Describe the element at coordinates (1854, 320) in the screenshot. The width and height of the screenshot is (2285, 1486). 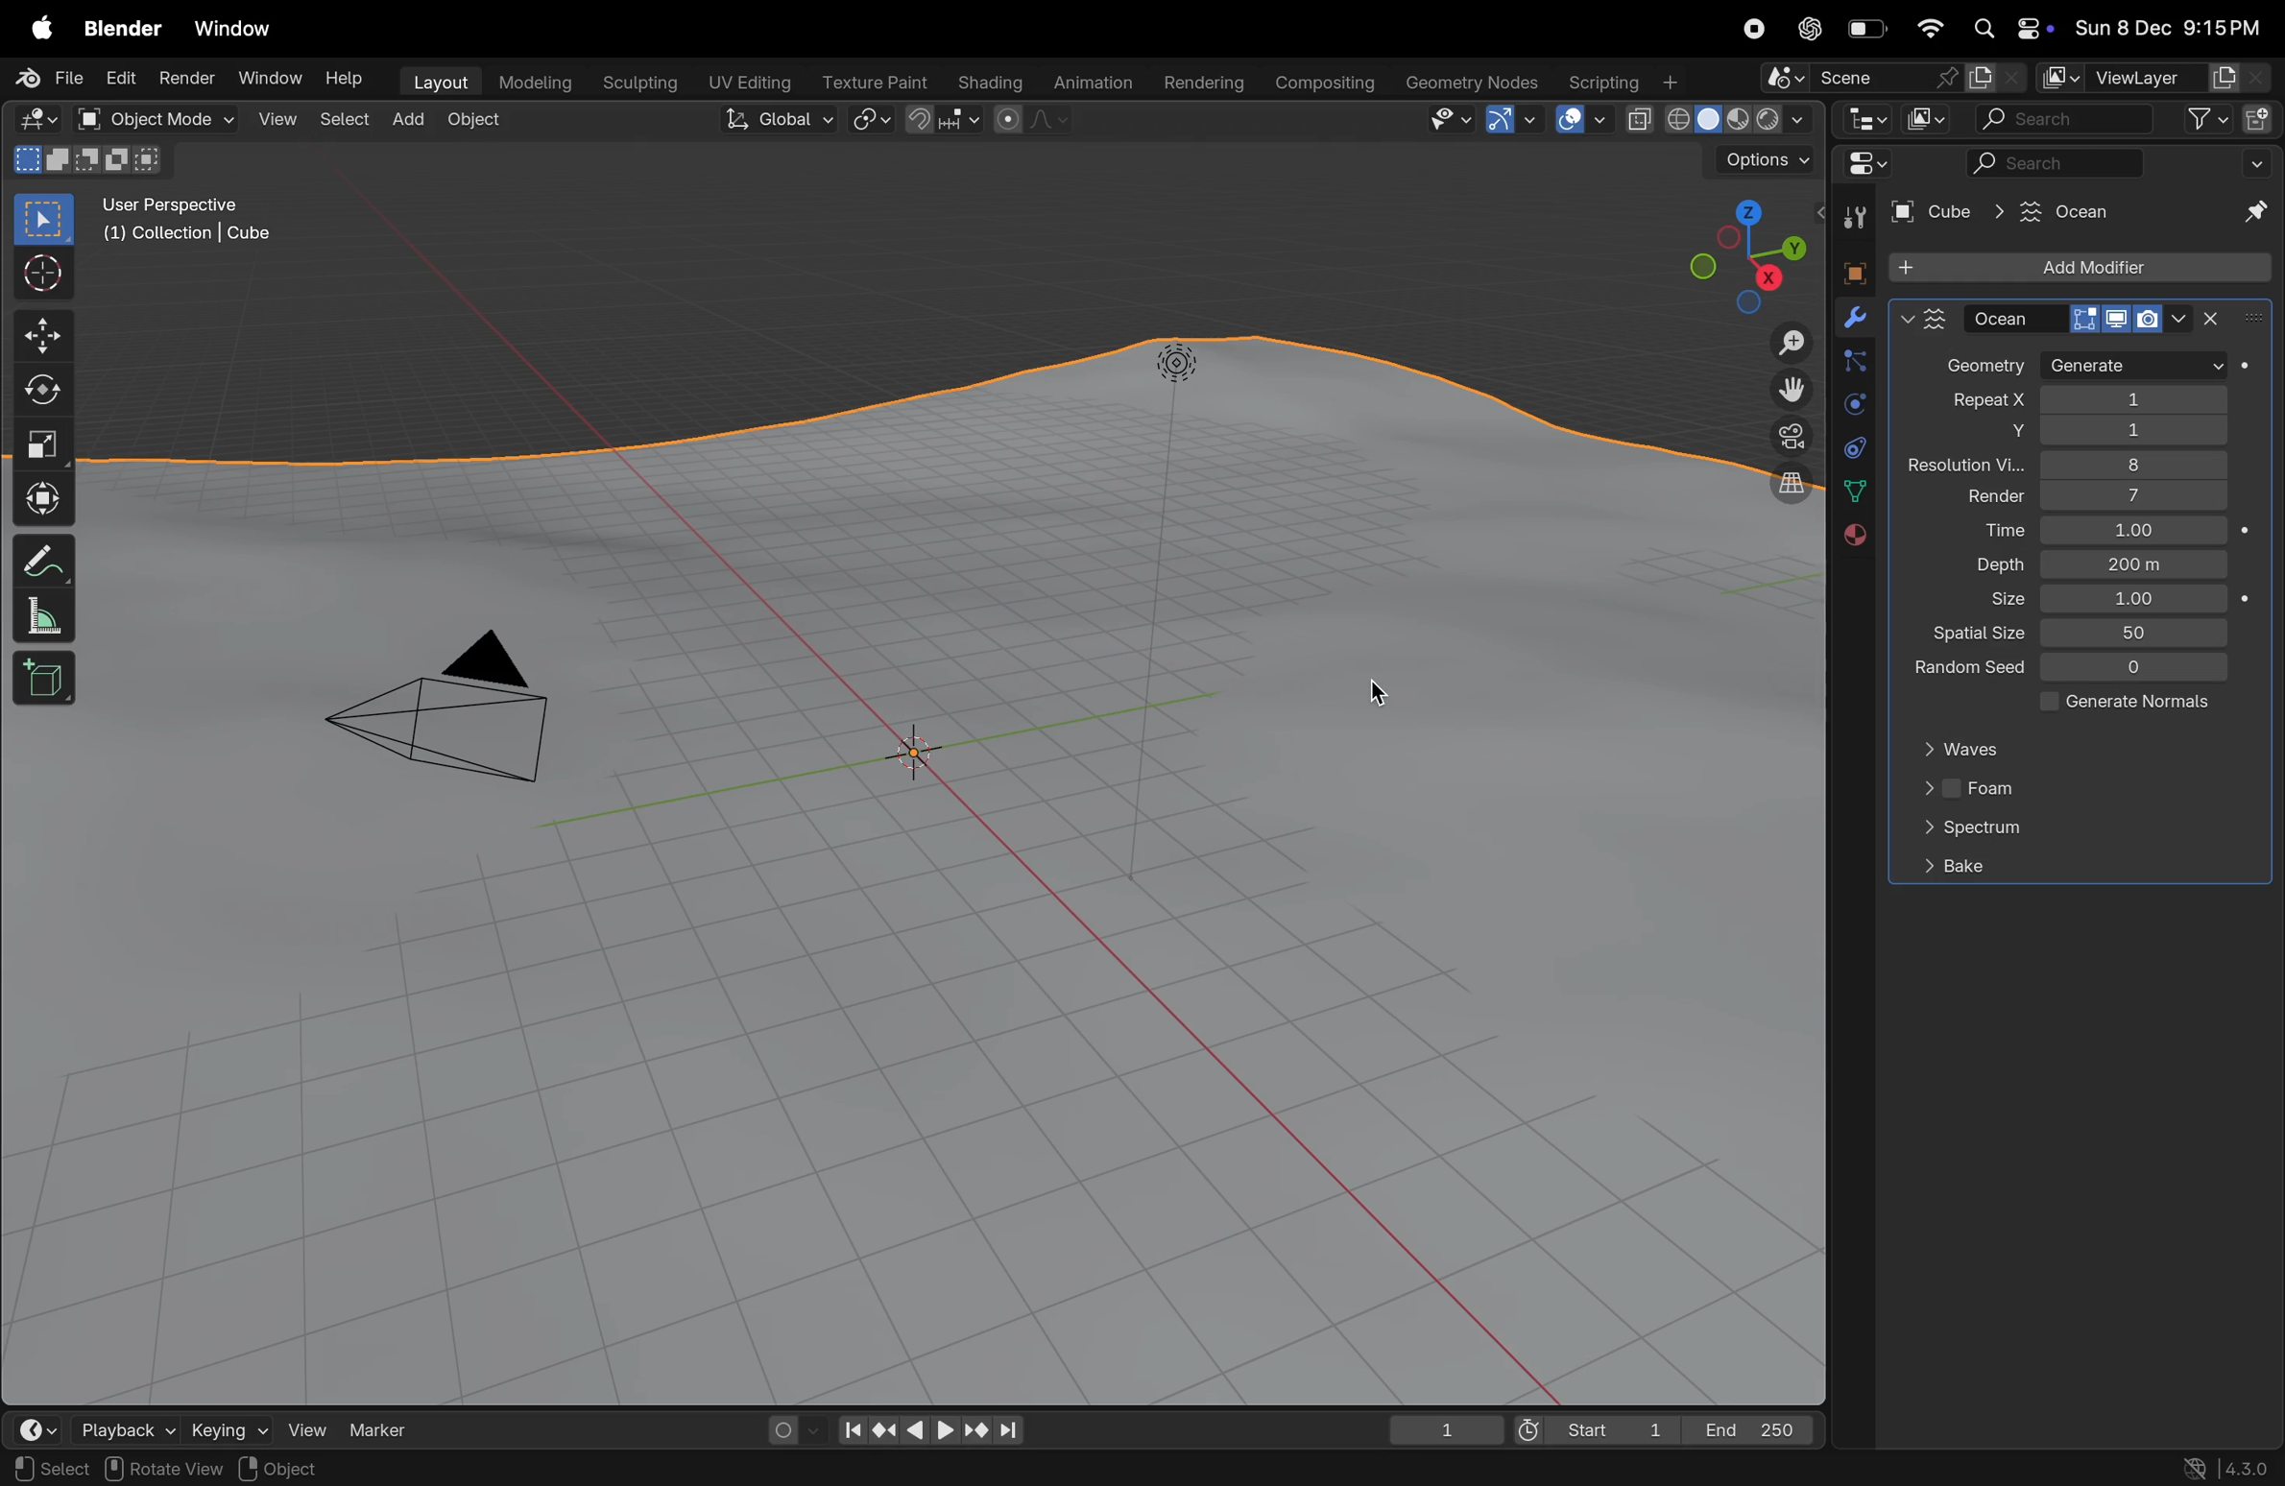
I see `modifiers` at that location.